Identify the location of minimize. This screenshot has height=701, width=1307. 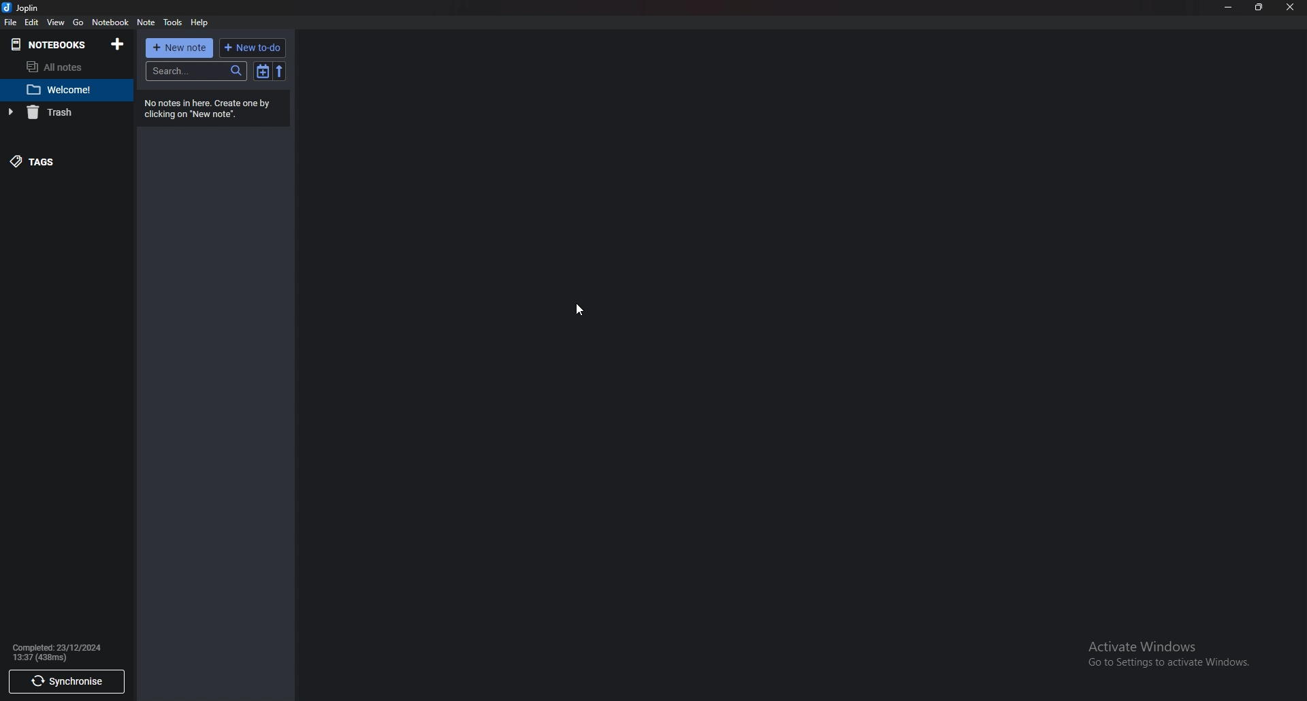
(1229, 7).